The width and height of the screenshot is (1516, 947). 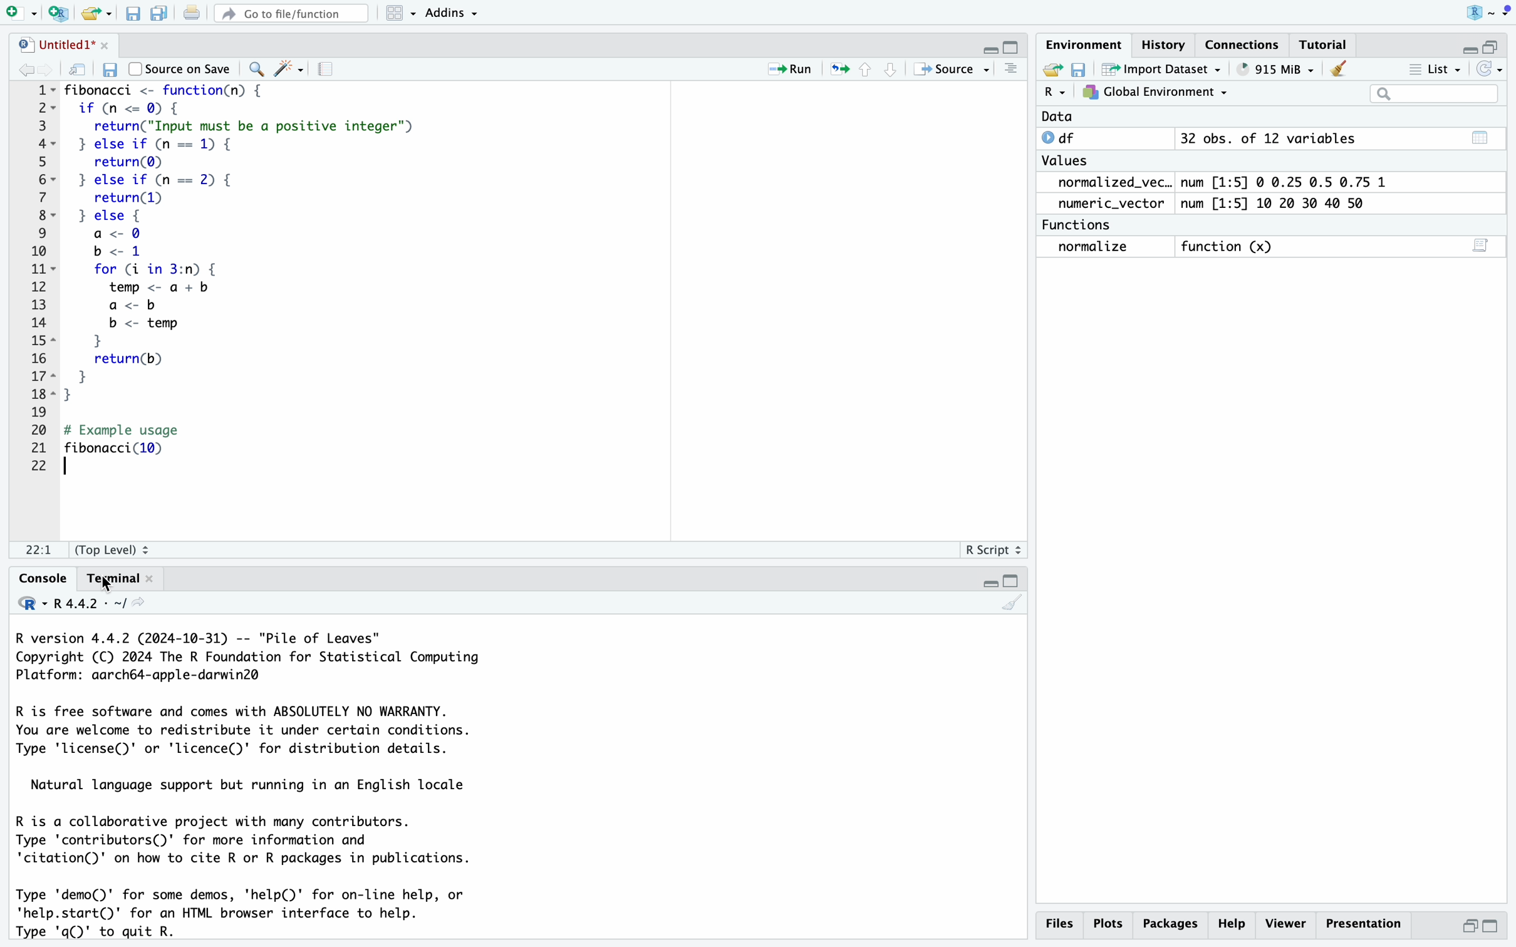 I want to click on normalize, so click(x=1092, y=247).